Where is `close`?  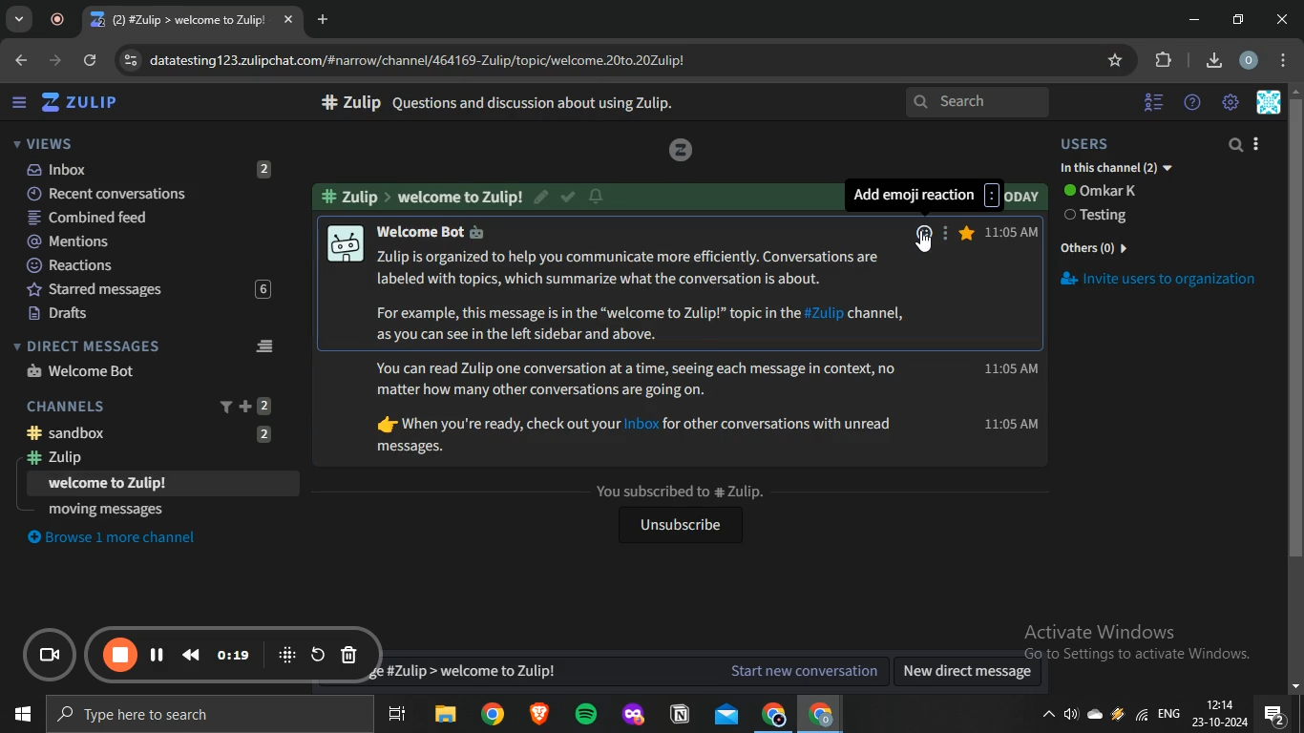
close is located at coordinates (1285, 19).